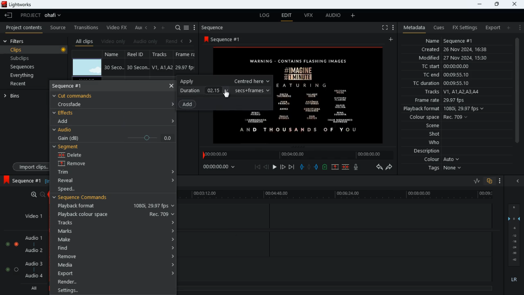 Image resolution: width=524 pixels, height=295 pixels. What do you see at coordinates (171, 169) in the screenshot?
I see `Accordion` at bounding box center [171, 169].